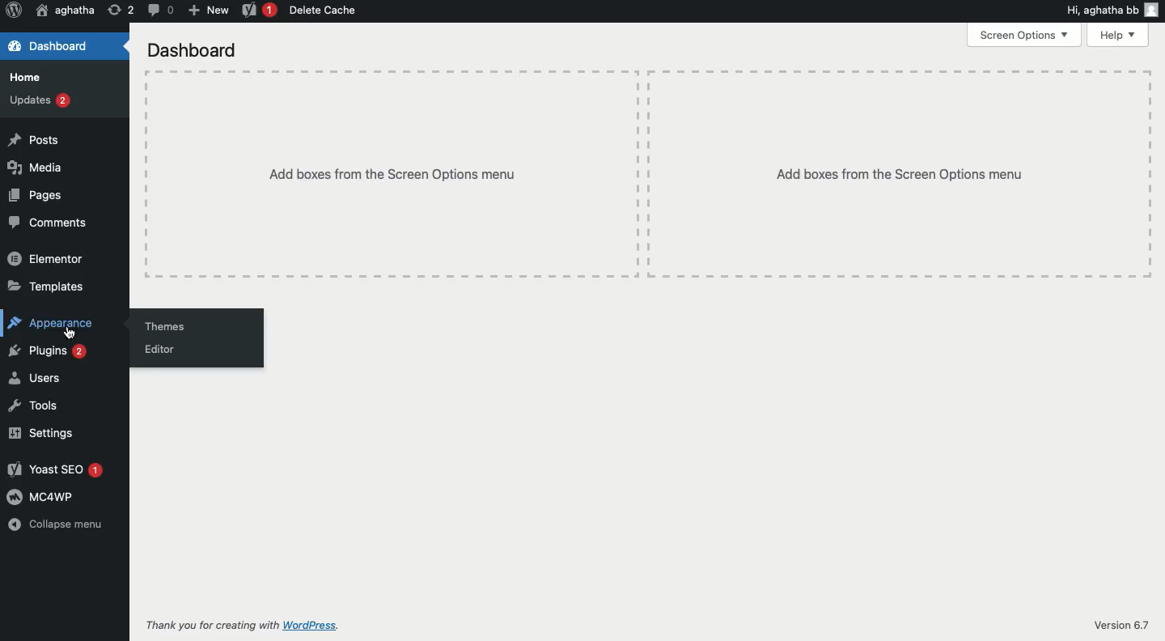 The image size is (1165, 641). I want to click on MC4WP, so click(43, 498).